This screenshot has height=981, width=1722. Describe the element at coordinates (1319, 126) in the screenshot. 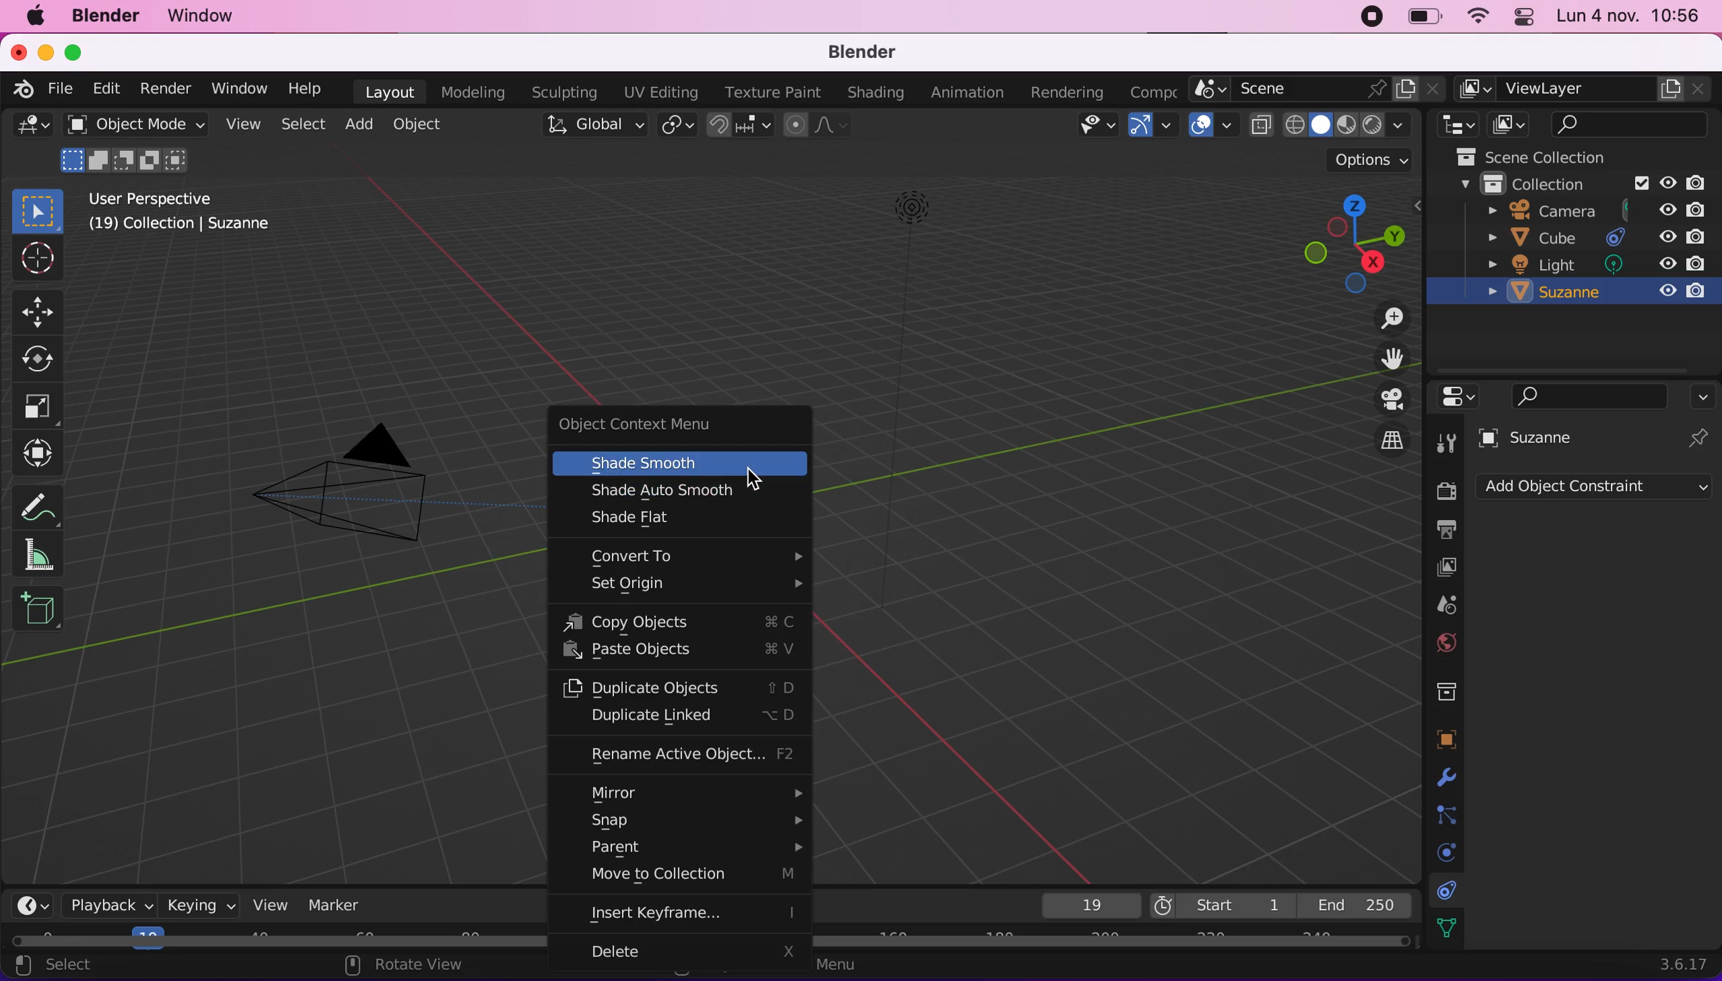

I see `solid display` at that location.